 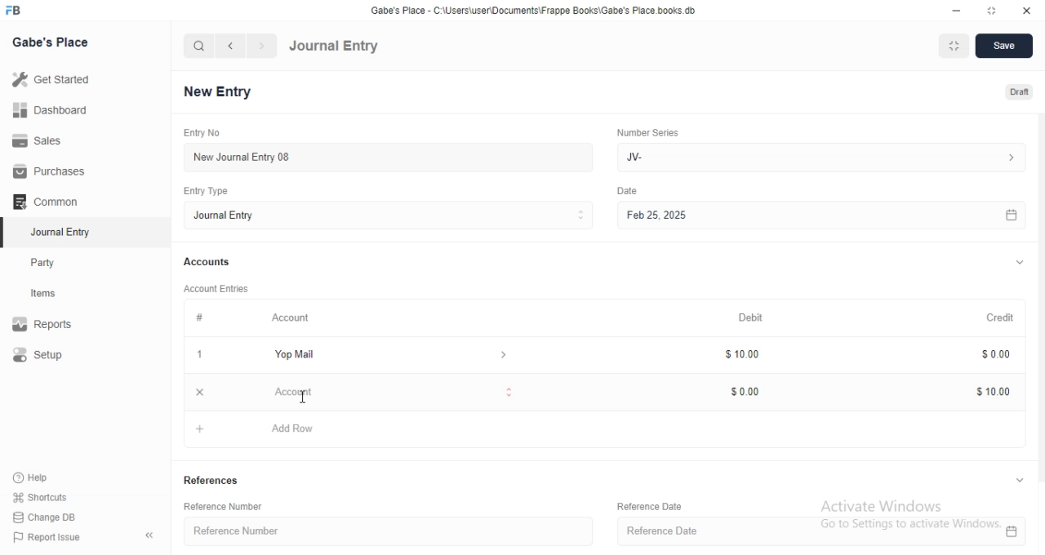 I want to click on FB, so click(x=15, y=11).